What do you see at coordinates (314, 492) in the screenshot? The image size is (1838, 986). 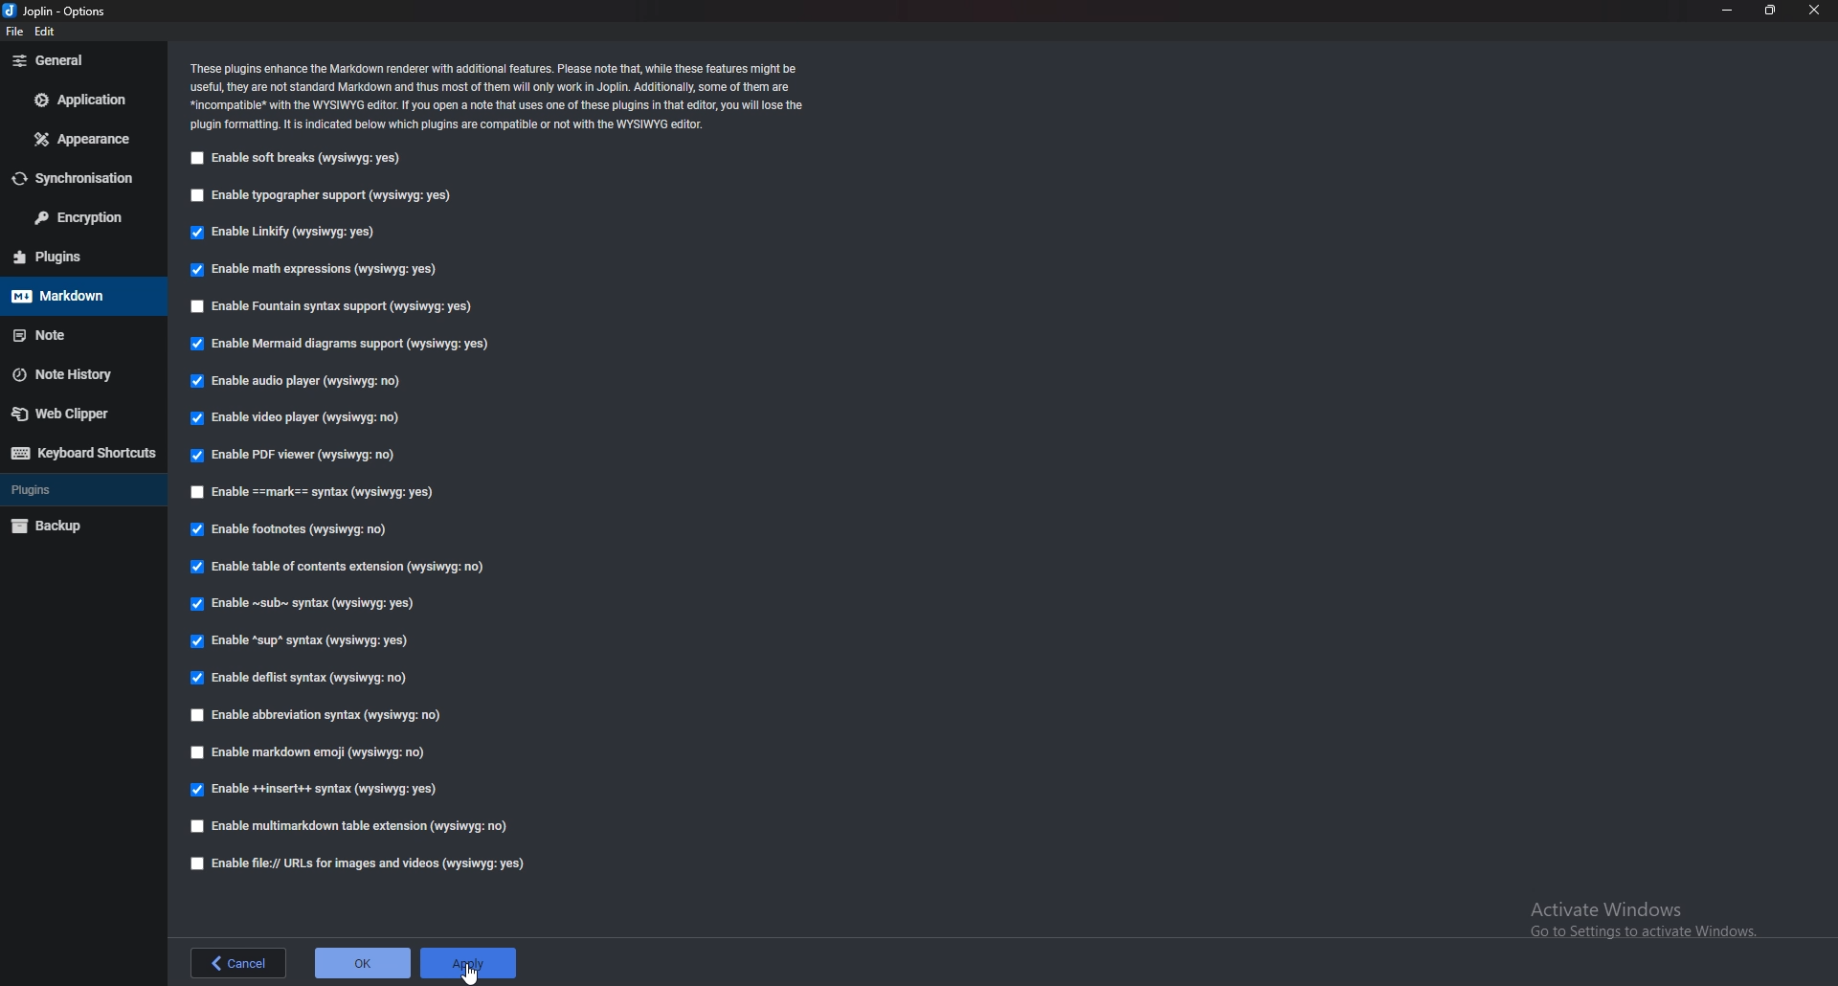 I see `Enable Mark Syntax` at bounding box center [314, 492].